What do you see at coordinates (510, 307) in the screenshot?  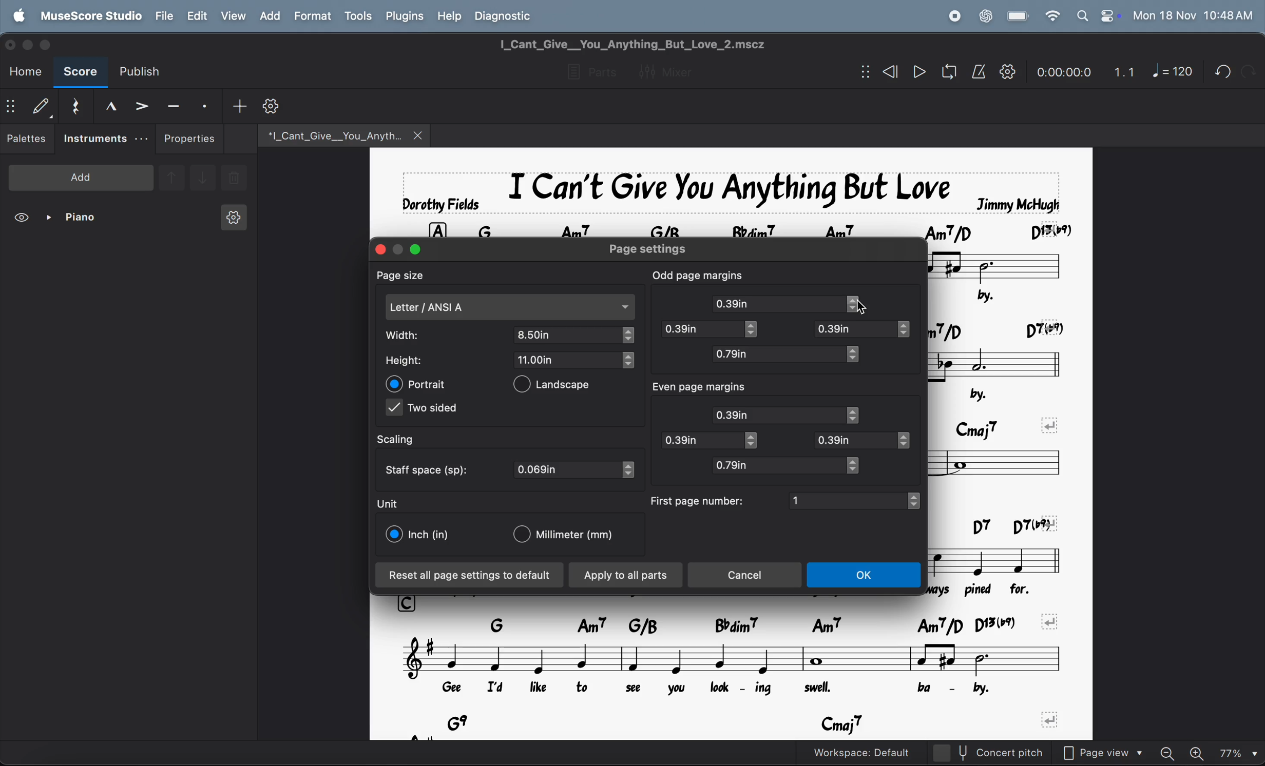 I see `letter ` at bounding box center [510, 307].